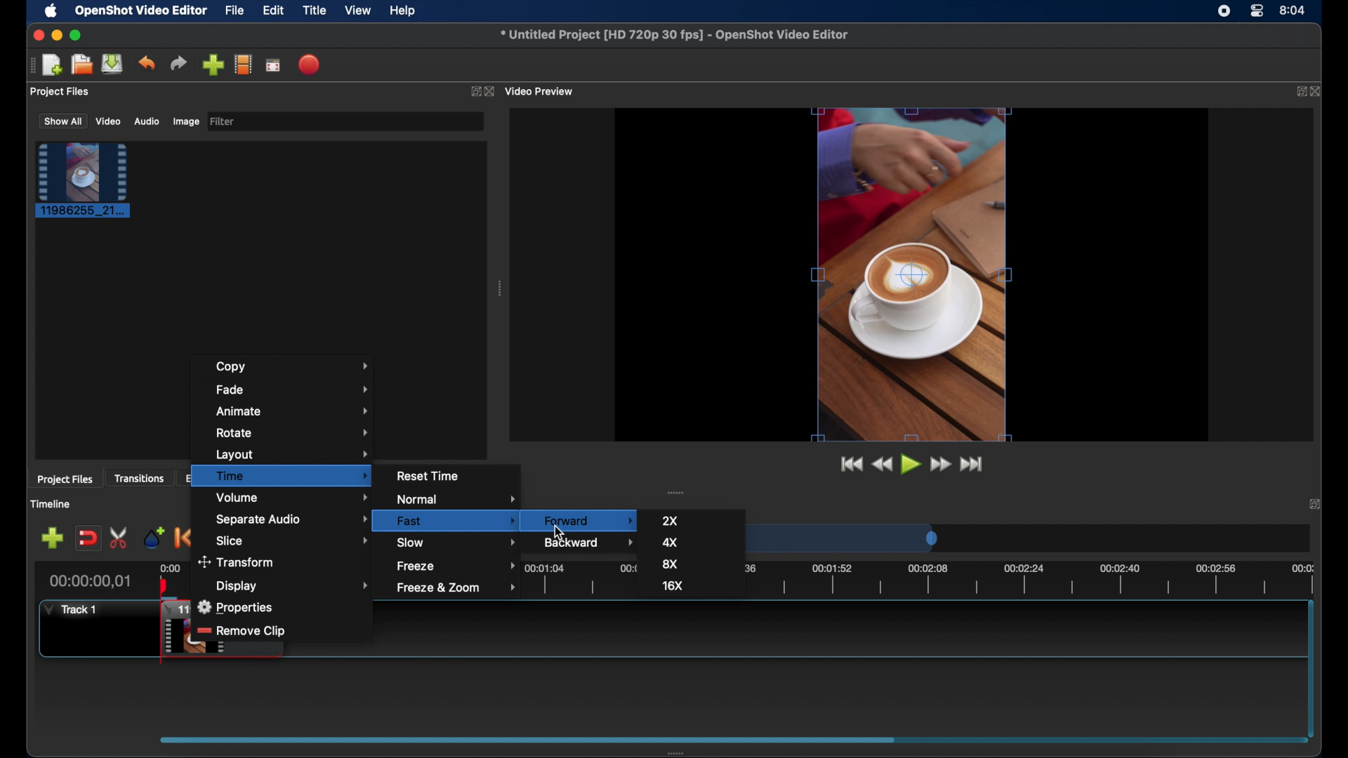 This screenshot has height=758, width=1348. Describe the element at coordinates (675, 585) in the screenshot. I see `16x` at that location.